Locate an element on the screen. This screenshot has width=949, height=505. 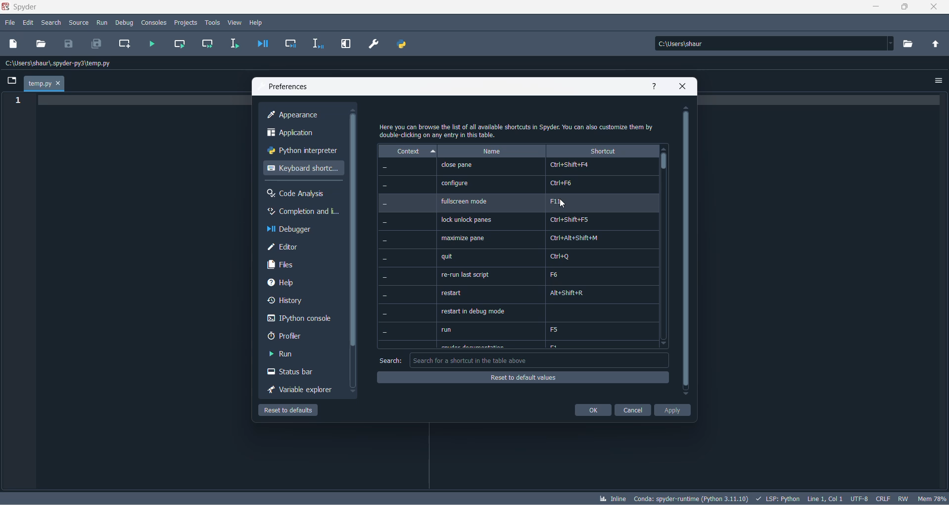
search is located at coordinates (54, 23).